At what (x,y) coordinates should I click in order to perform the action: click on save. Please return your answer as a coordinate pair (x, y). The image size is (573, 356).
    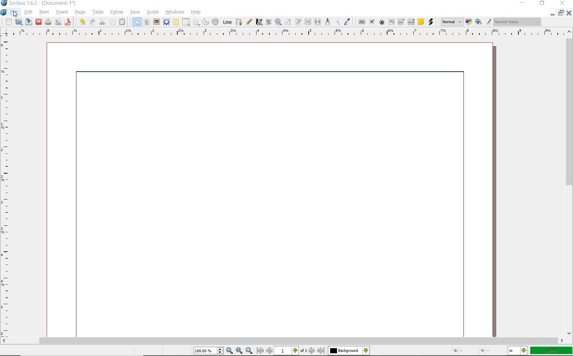
    Looking at the image, I should click on (29, 22).